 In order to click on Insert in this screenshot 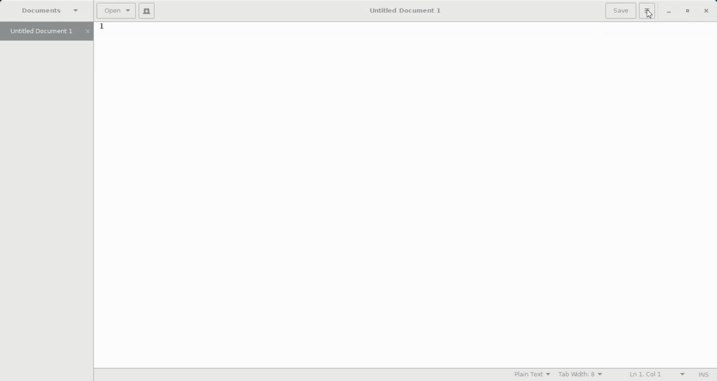, I will do `click(703, 375)`.